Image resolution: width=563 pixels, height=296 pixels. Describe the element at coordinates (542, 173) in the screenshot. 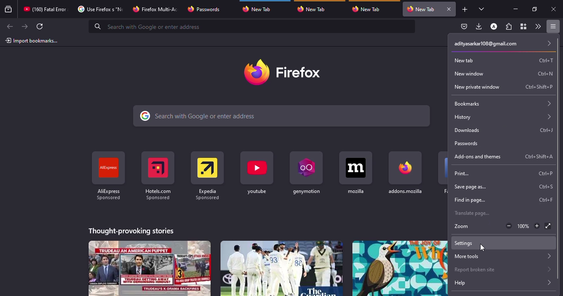

I see `shortcut` at that location.